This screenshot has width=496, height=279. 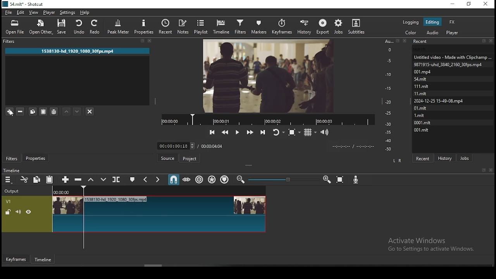 I want to click on Book mark, so click(x=482, y=170).